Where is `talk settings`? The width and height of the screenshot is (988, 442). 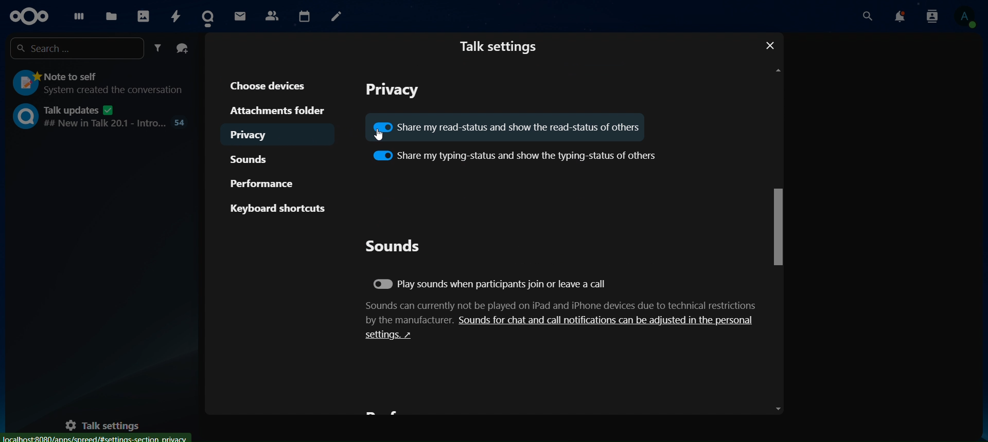
talk settings is located at coordinates (109, 423).